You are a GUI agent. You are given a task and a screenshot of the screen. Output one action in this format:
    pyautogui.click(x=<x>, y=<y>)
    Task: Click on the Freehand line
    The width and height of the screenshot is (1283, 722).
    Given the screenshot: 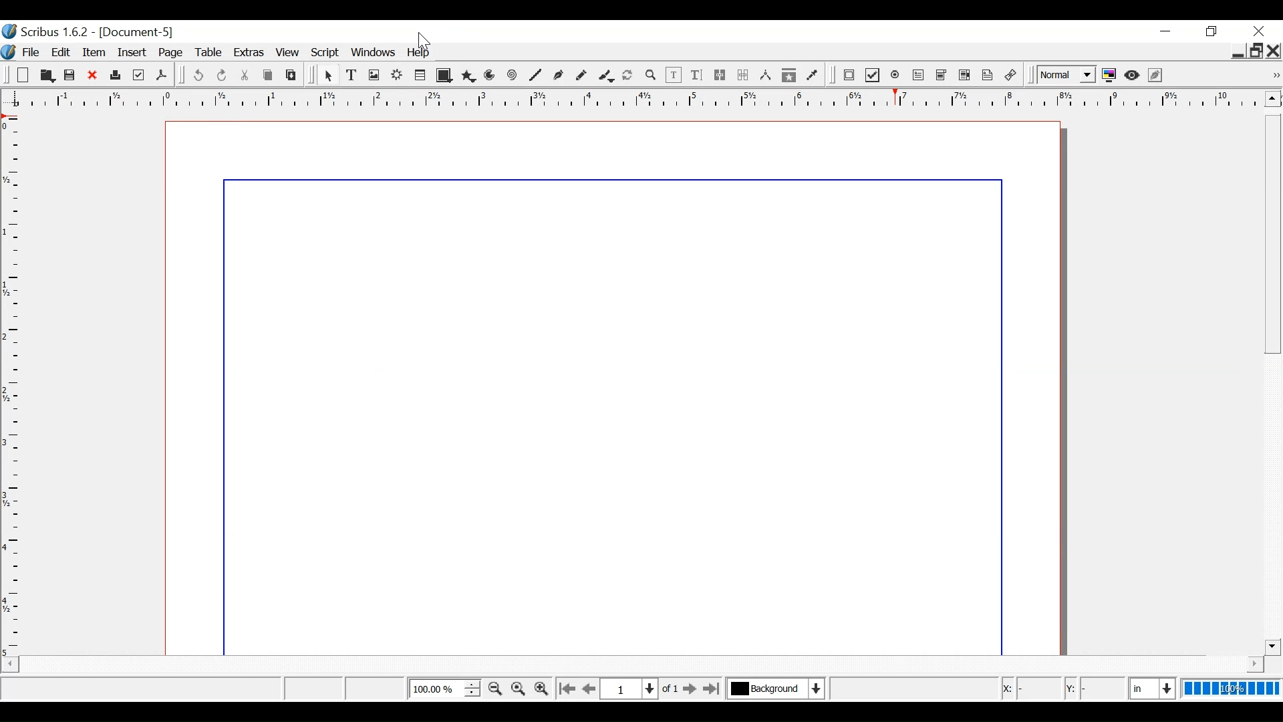 What is the action you would take?
    pyautogui.click(x=581, y=76)
    